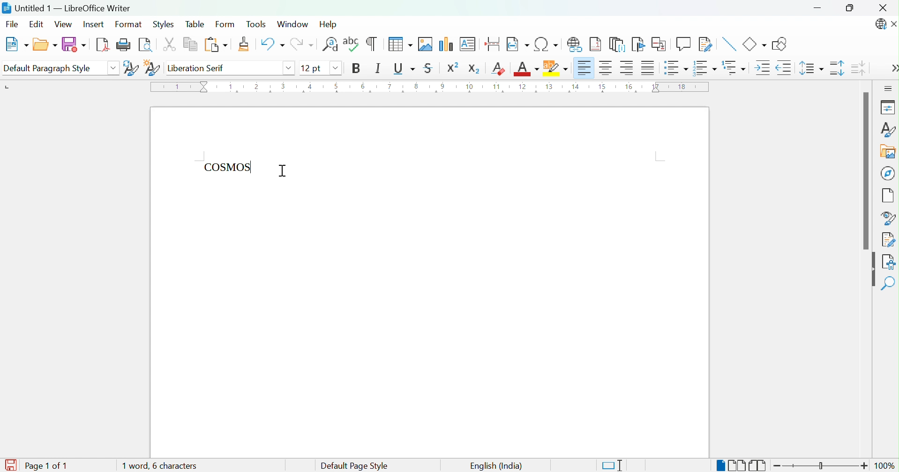 The image size is (899, 472). Describe the element at coordinates (333, 67) in the screenshot. I see `Drop down` at that location.